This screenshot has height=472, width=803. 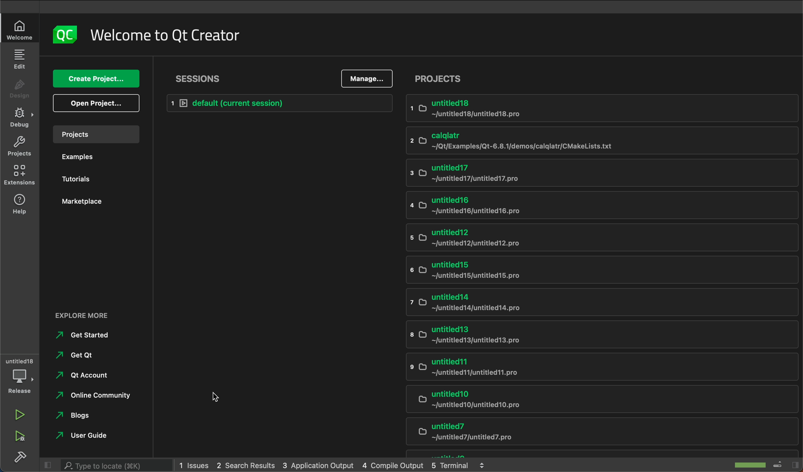 I want to click on untitled15, so click(x=566, y=271).